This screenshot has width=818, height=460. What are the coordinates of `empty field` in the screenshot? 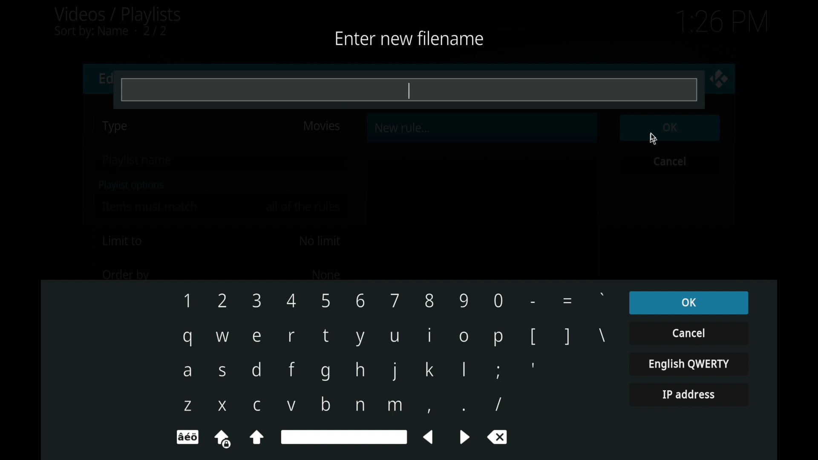 It's located at (402, 88).